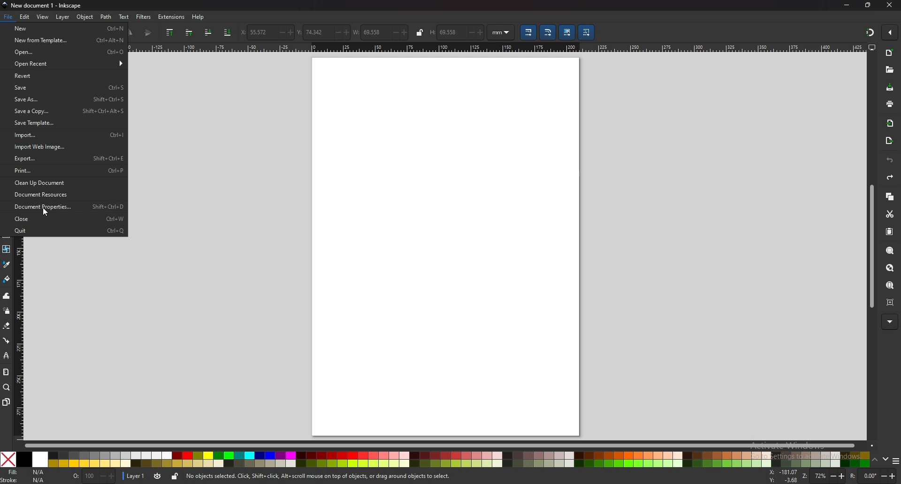 The image size is (901, 484). Describe the element at coordinates (253, 33) in the screenshot. I see `horizontal coordinate` at that location.